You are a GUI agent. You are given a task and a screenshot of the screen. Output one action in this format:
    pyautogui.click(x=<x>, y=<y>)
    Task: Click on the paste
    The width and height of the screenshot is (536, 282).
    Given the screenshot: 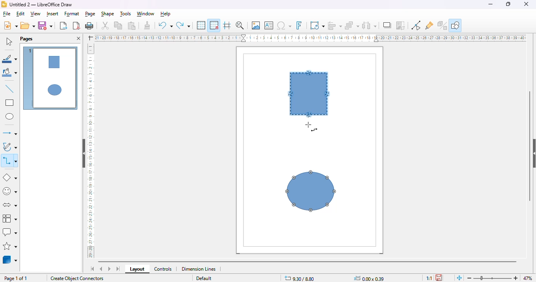 What is the action you would take?
    pyautogui.click(x=132, y=25)
    